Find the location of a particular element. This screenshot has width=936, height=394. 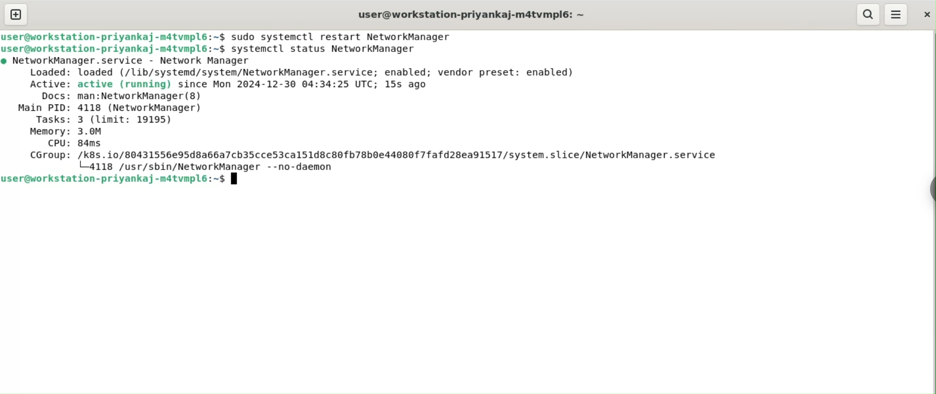

user@workstation-priyankaj-m4tvmlp6:~ is located at coordinates (476, 14).